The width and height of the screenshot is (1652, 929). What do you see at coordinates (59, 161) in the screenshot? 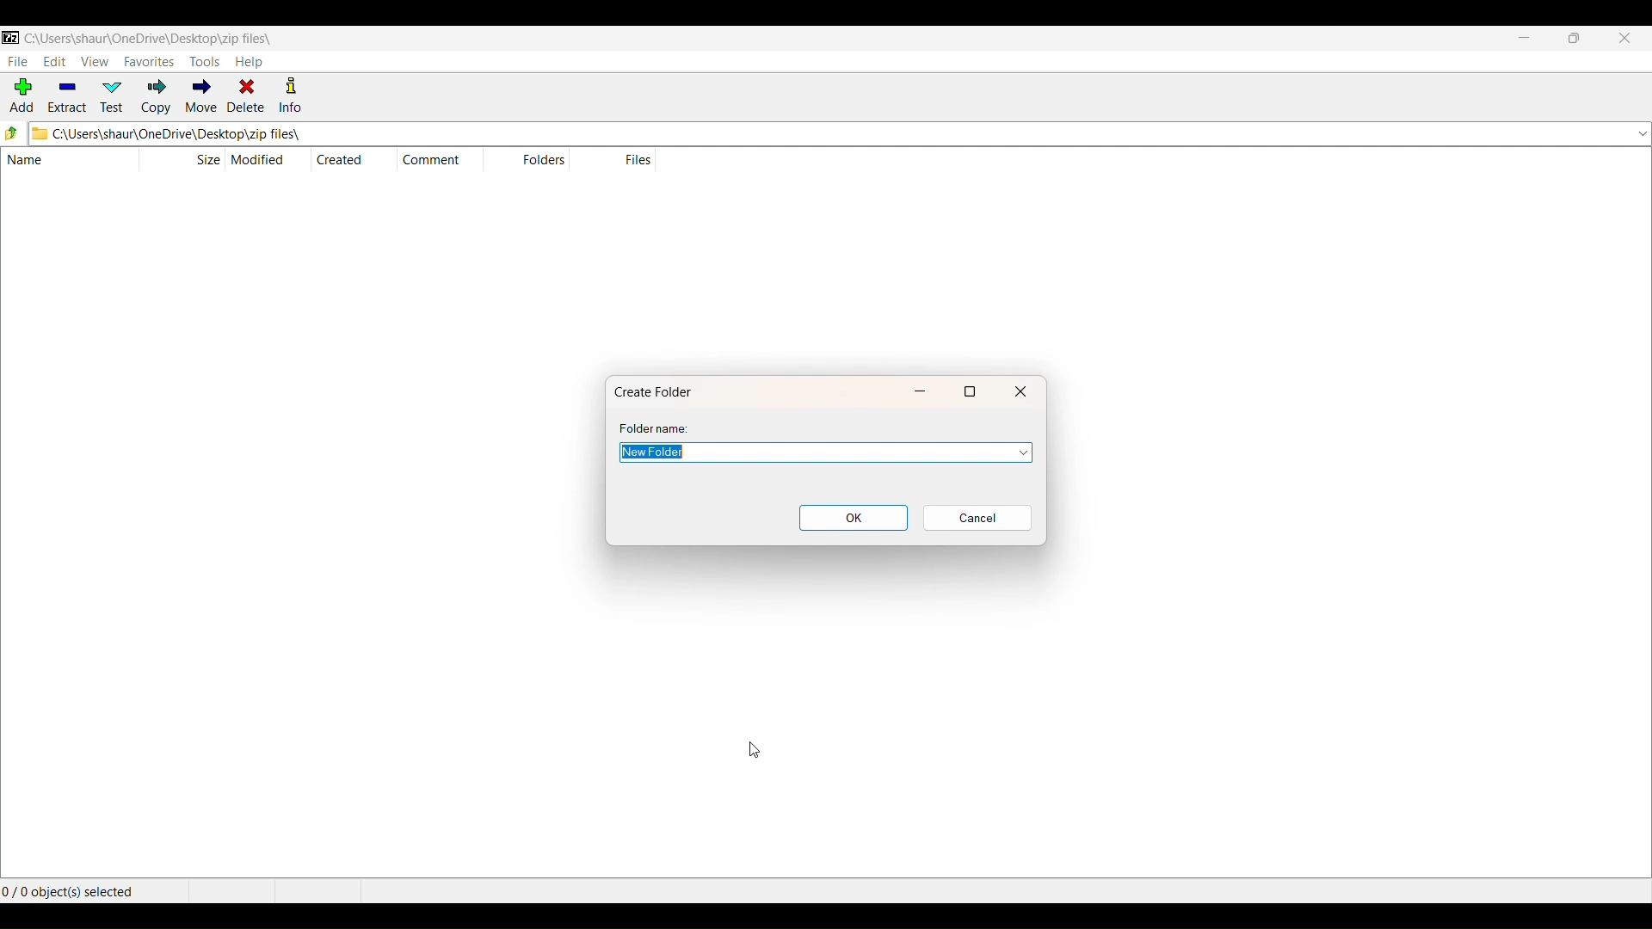
I see `NAME` at bounding box center [59, 161].